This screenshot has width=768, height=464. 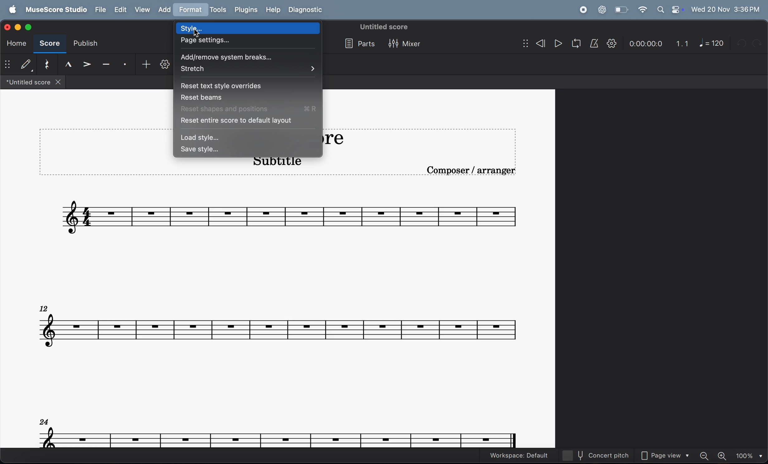 I want to click on minimize, so click(x=19, y=27).